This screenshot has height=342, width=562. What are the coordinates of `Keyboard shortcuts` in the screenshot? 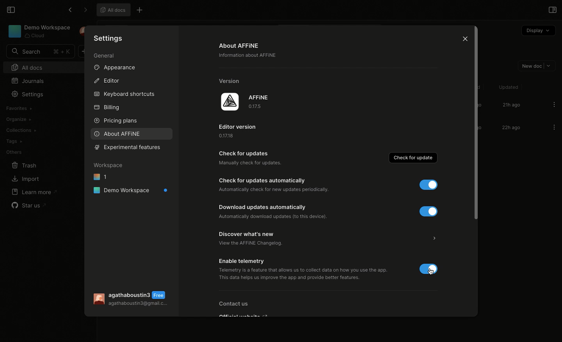 It's located at (125, 95).